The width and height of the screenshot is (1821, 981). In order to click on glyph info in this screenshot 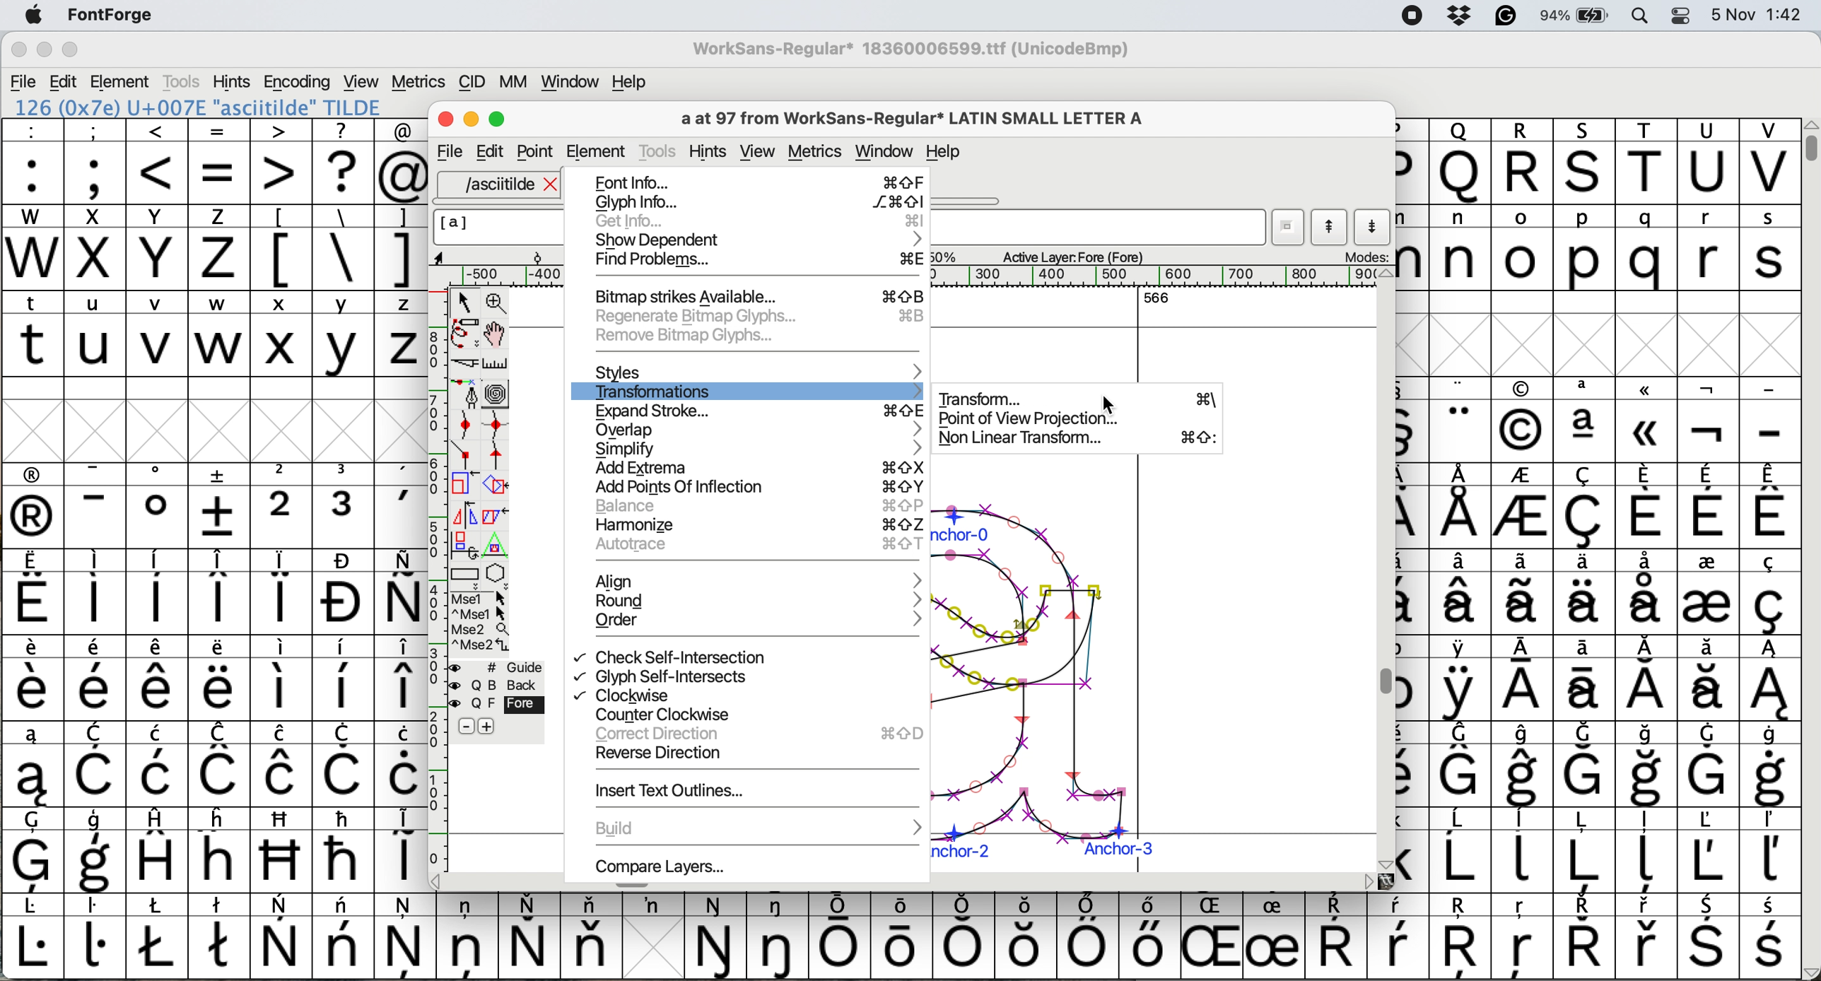, I will do `click(759, 201)`.